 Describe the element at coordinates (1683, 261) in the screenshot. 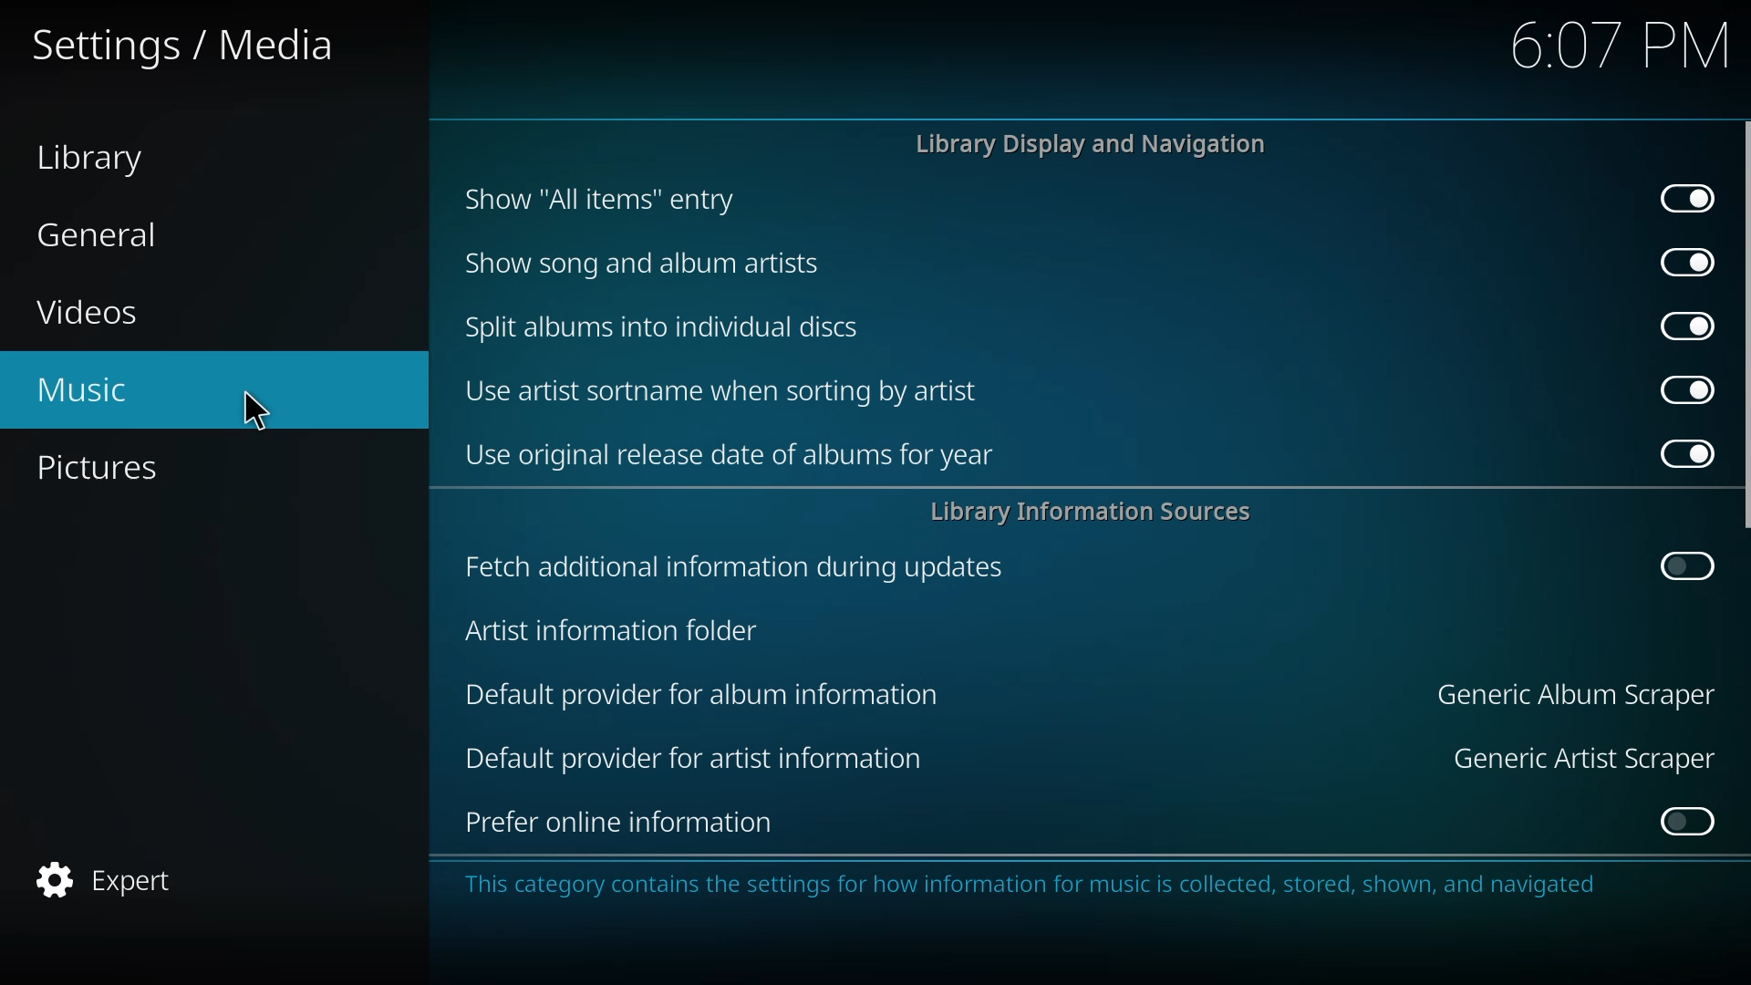

I see `enabled` at that location.